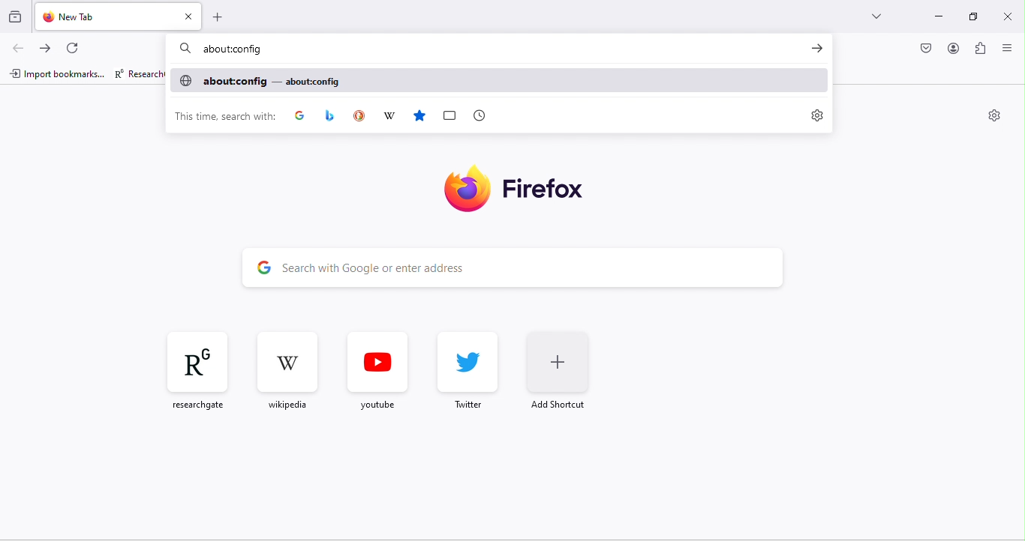  I want to click on firefox logo, so click(528, 190).